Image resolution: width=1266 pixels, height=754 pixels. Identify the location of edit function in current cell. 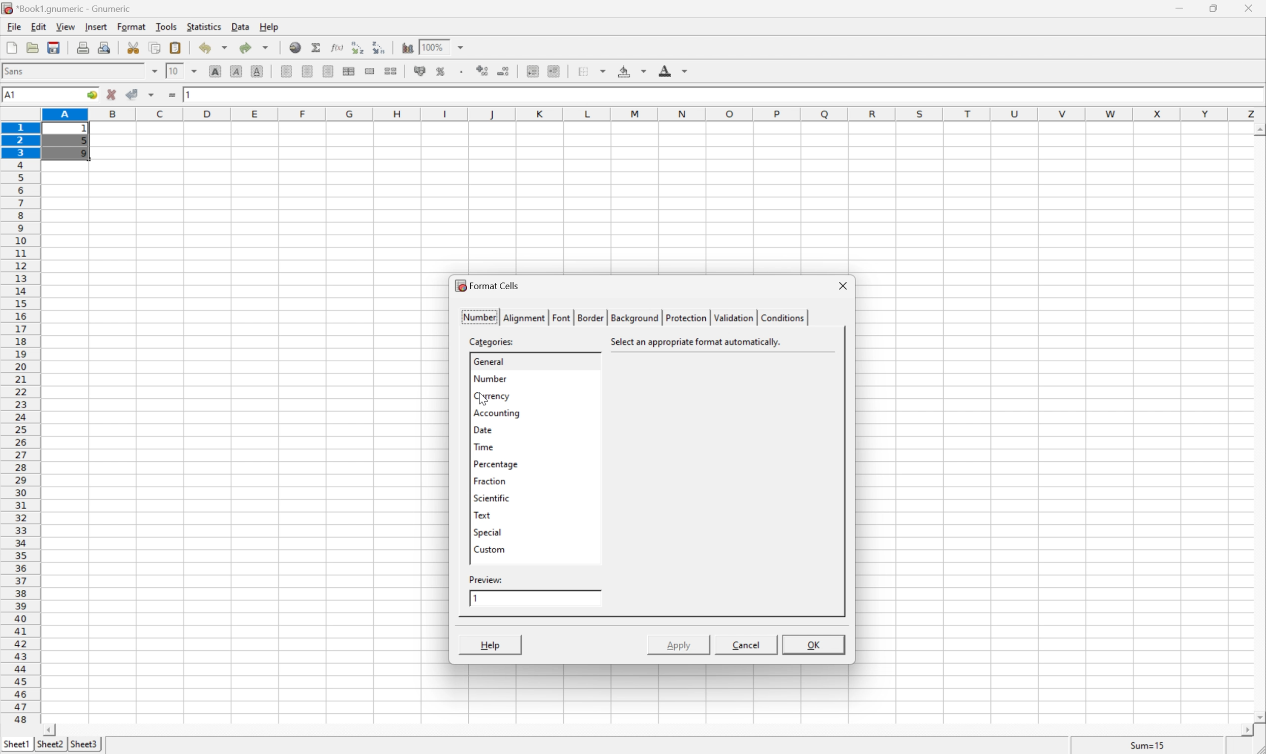
(338, 46).